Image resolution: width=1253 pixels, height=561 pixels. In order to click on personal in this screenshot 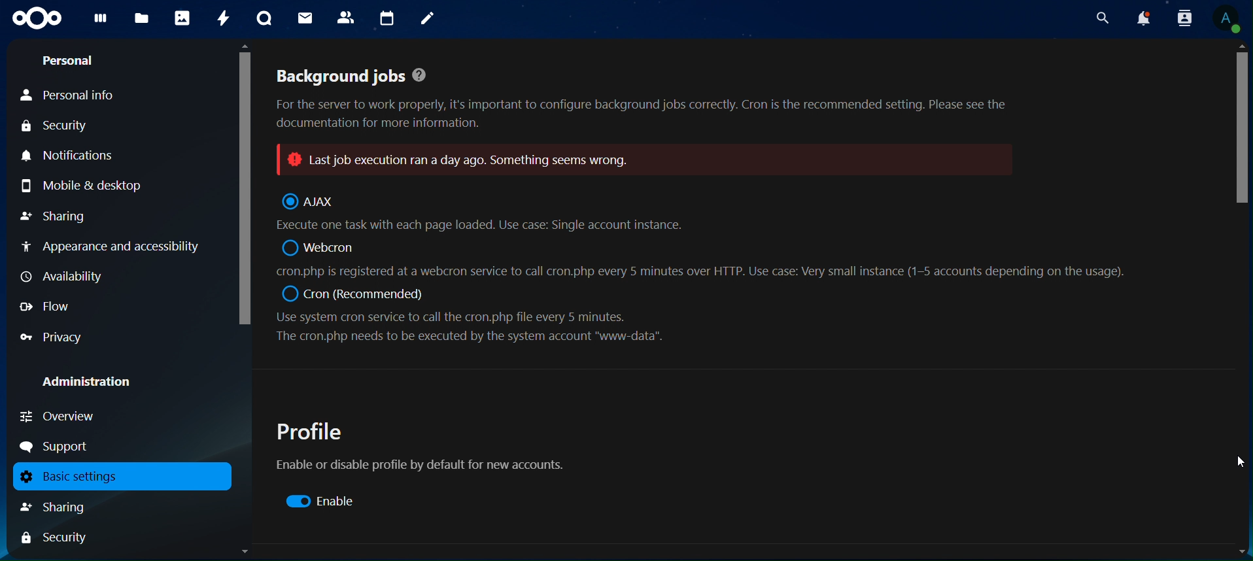, I will do `click(69, 63)`.